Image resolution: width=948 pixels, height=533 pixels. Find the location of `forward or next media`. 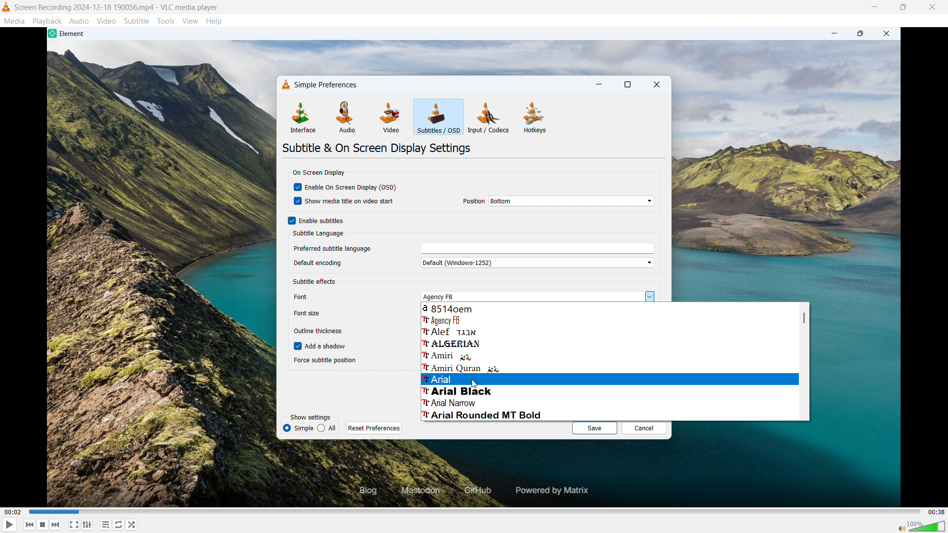

forward or next media is located at coordinates (55, 525).